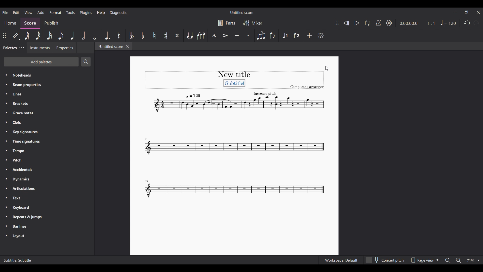  Describe the element at coordinates (237, 36) in the screenshot. I see `Tenuto` at that location.